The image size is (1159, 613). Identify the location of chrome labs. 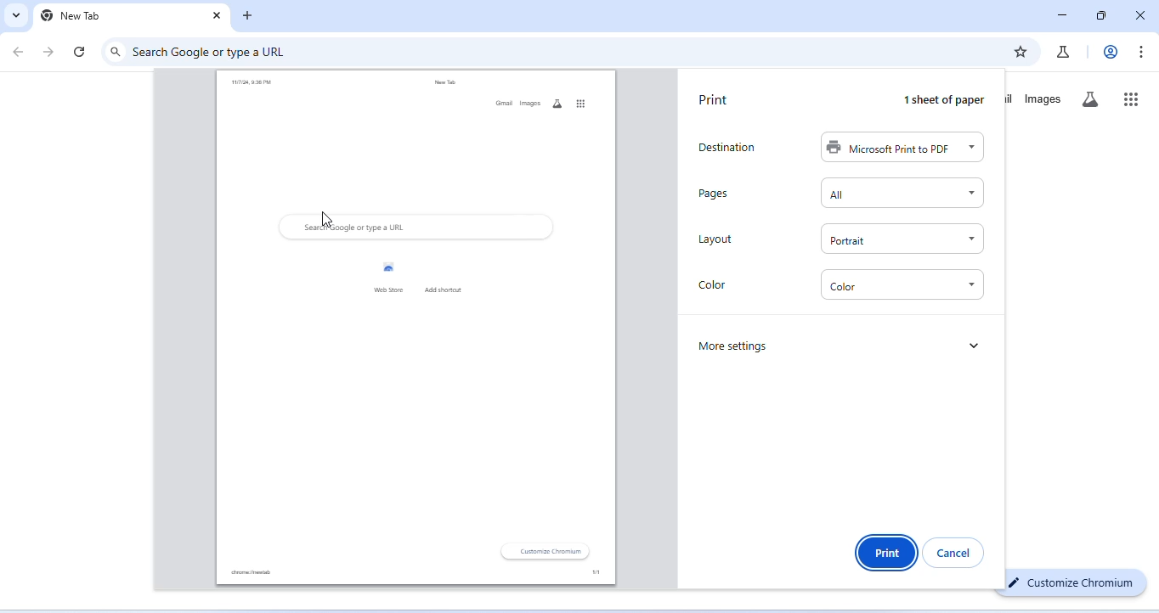
(1063, 51).